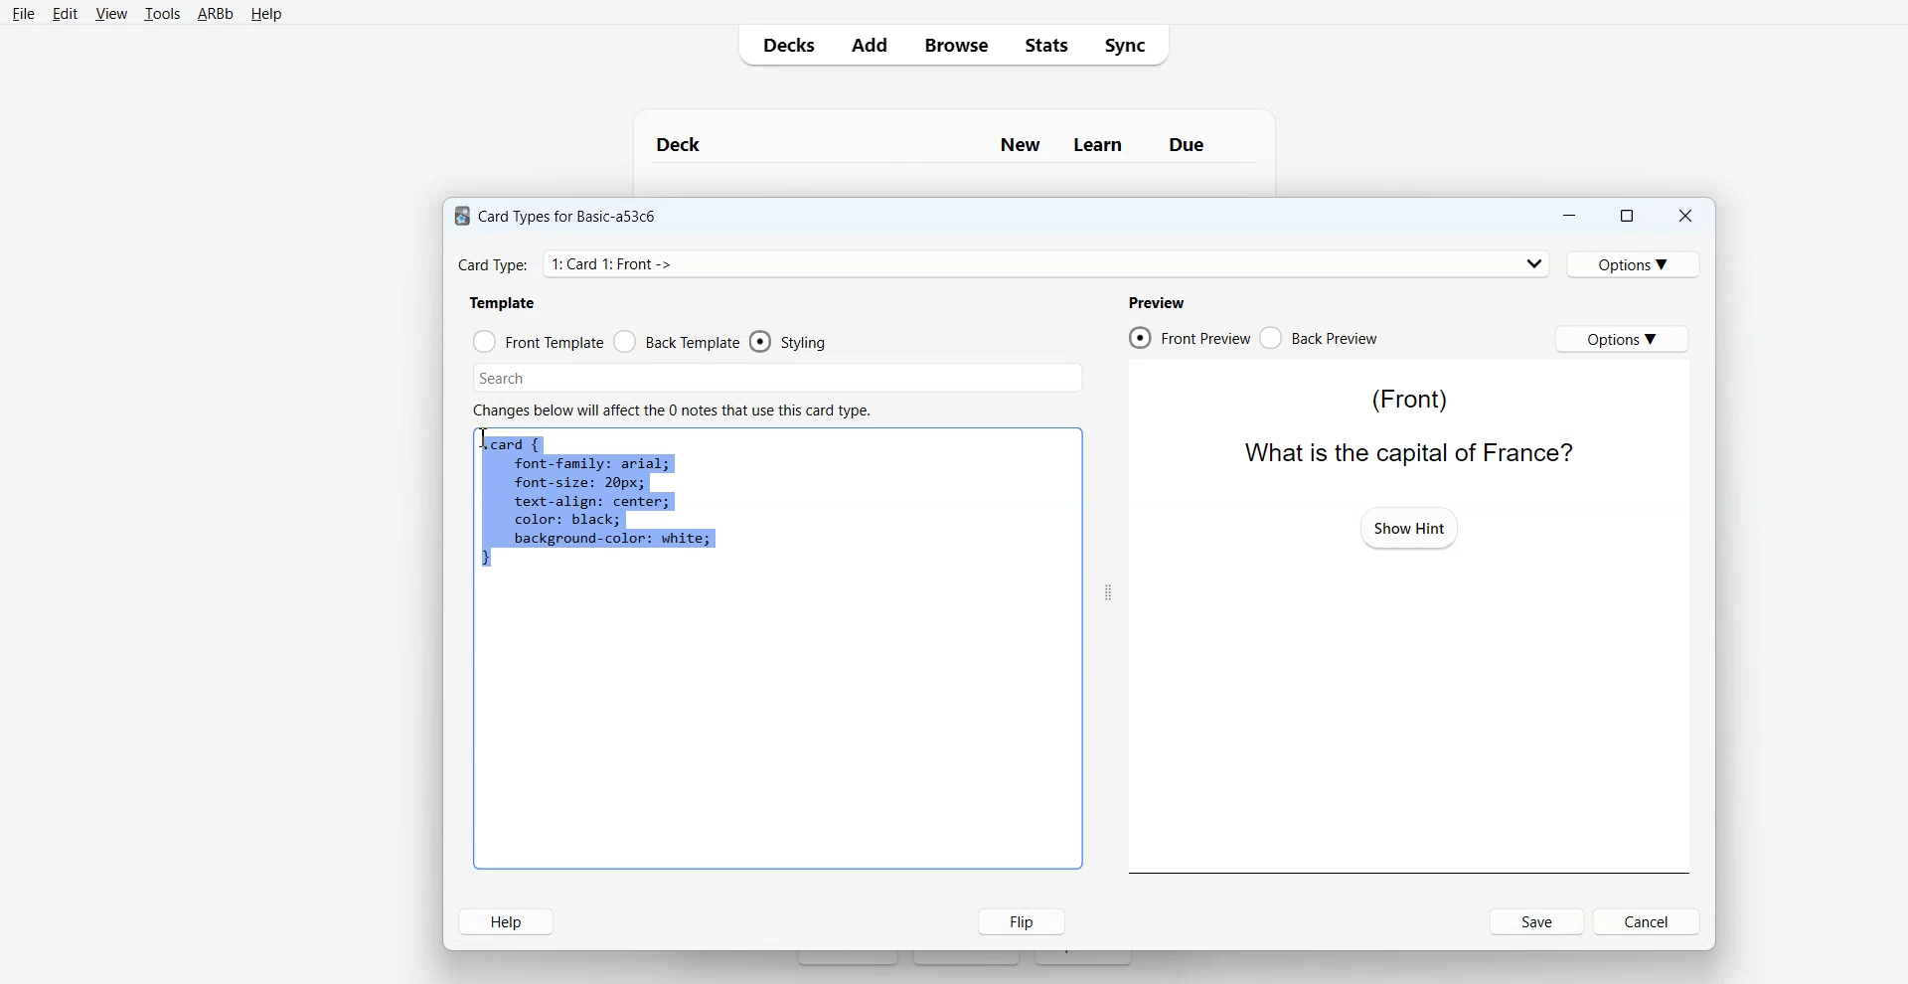 This screenshot has width=1908, height=984. What do you see at coordinates (1622, 338) in the screenshot?
I see `Options` at bounding box center [1622, 338].